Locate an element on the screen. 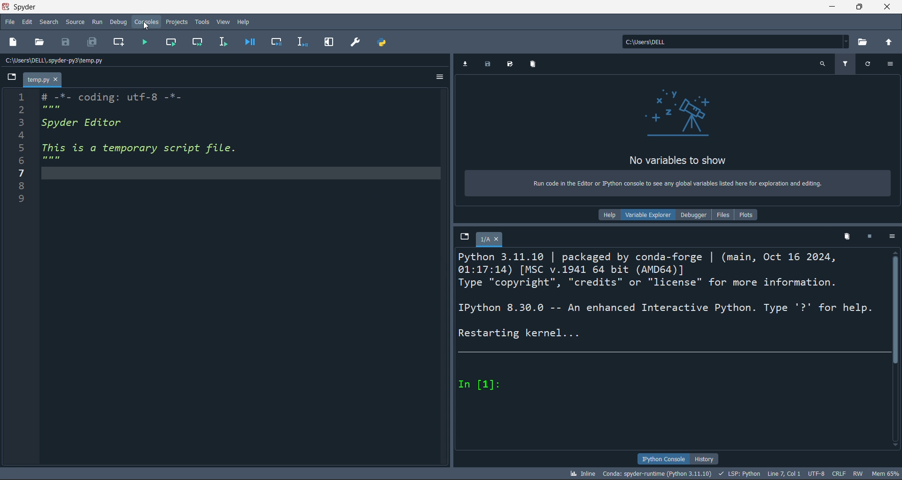 The image size is (902, 480). plots is located at coordinates (748, 214).